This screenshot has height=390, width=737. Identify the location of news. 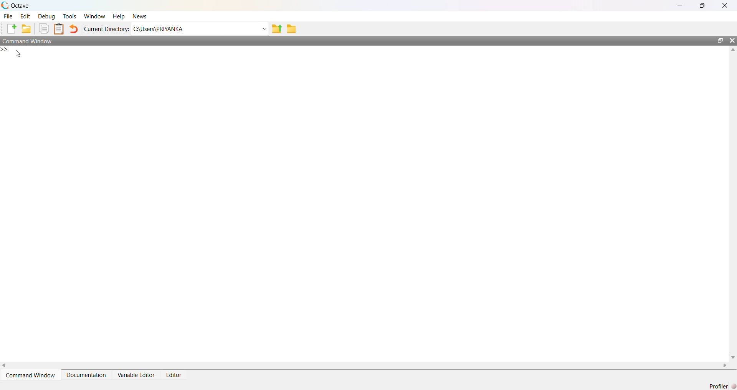
(139, 16).